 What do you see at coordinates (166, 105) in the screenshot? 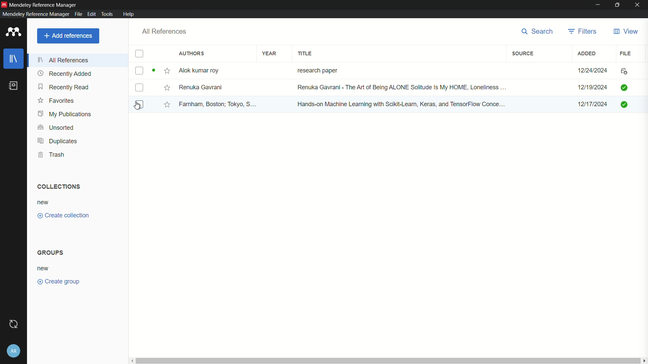
I see `star` at bounding box center [166, 105].